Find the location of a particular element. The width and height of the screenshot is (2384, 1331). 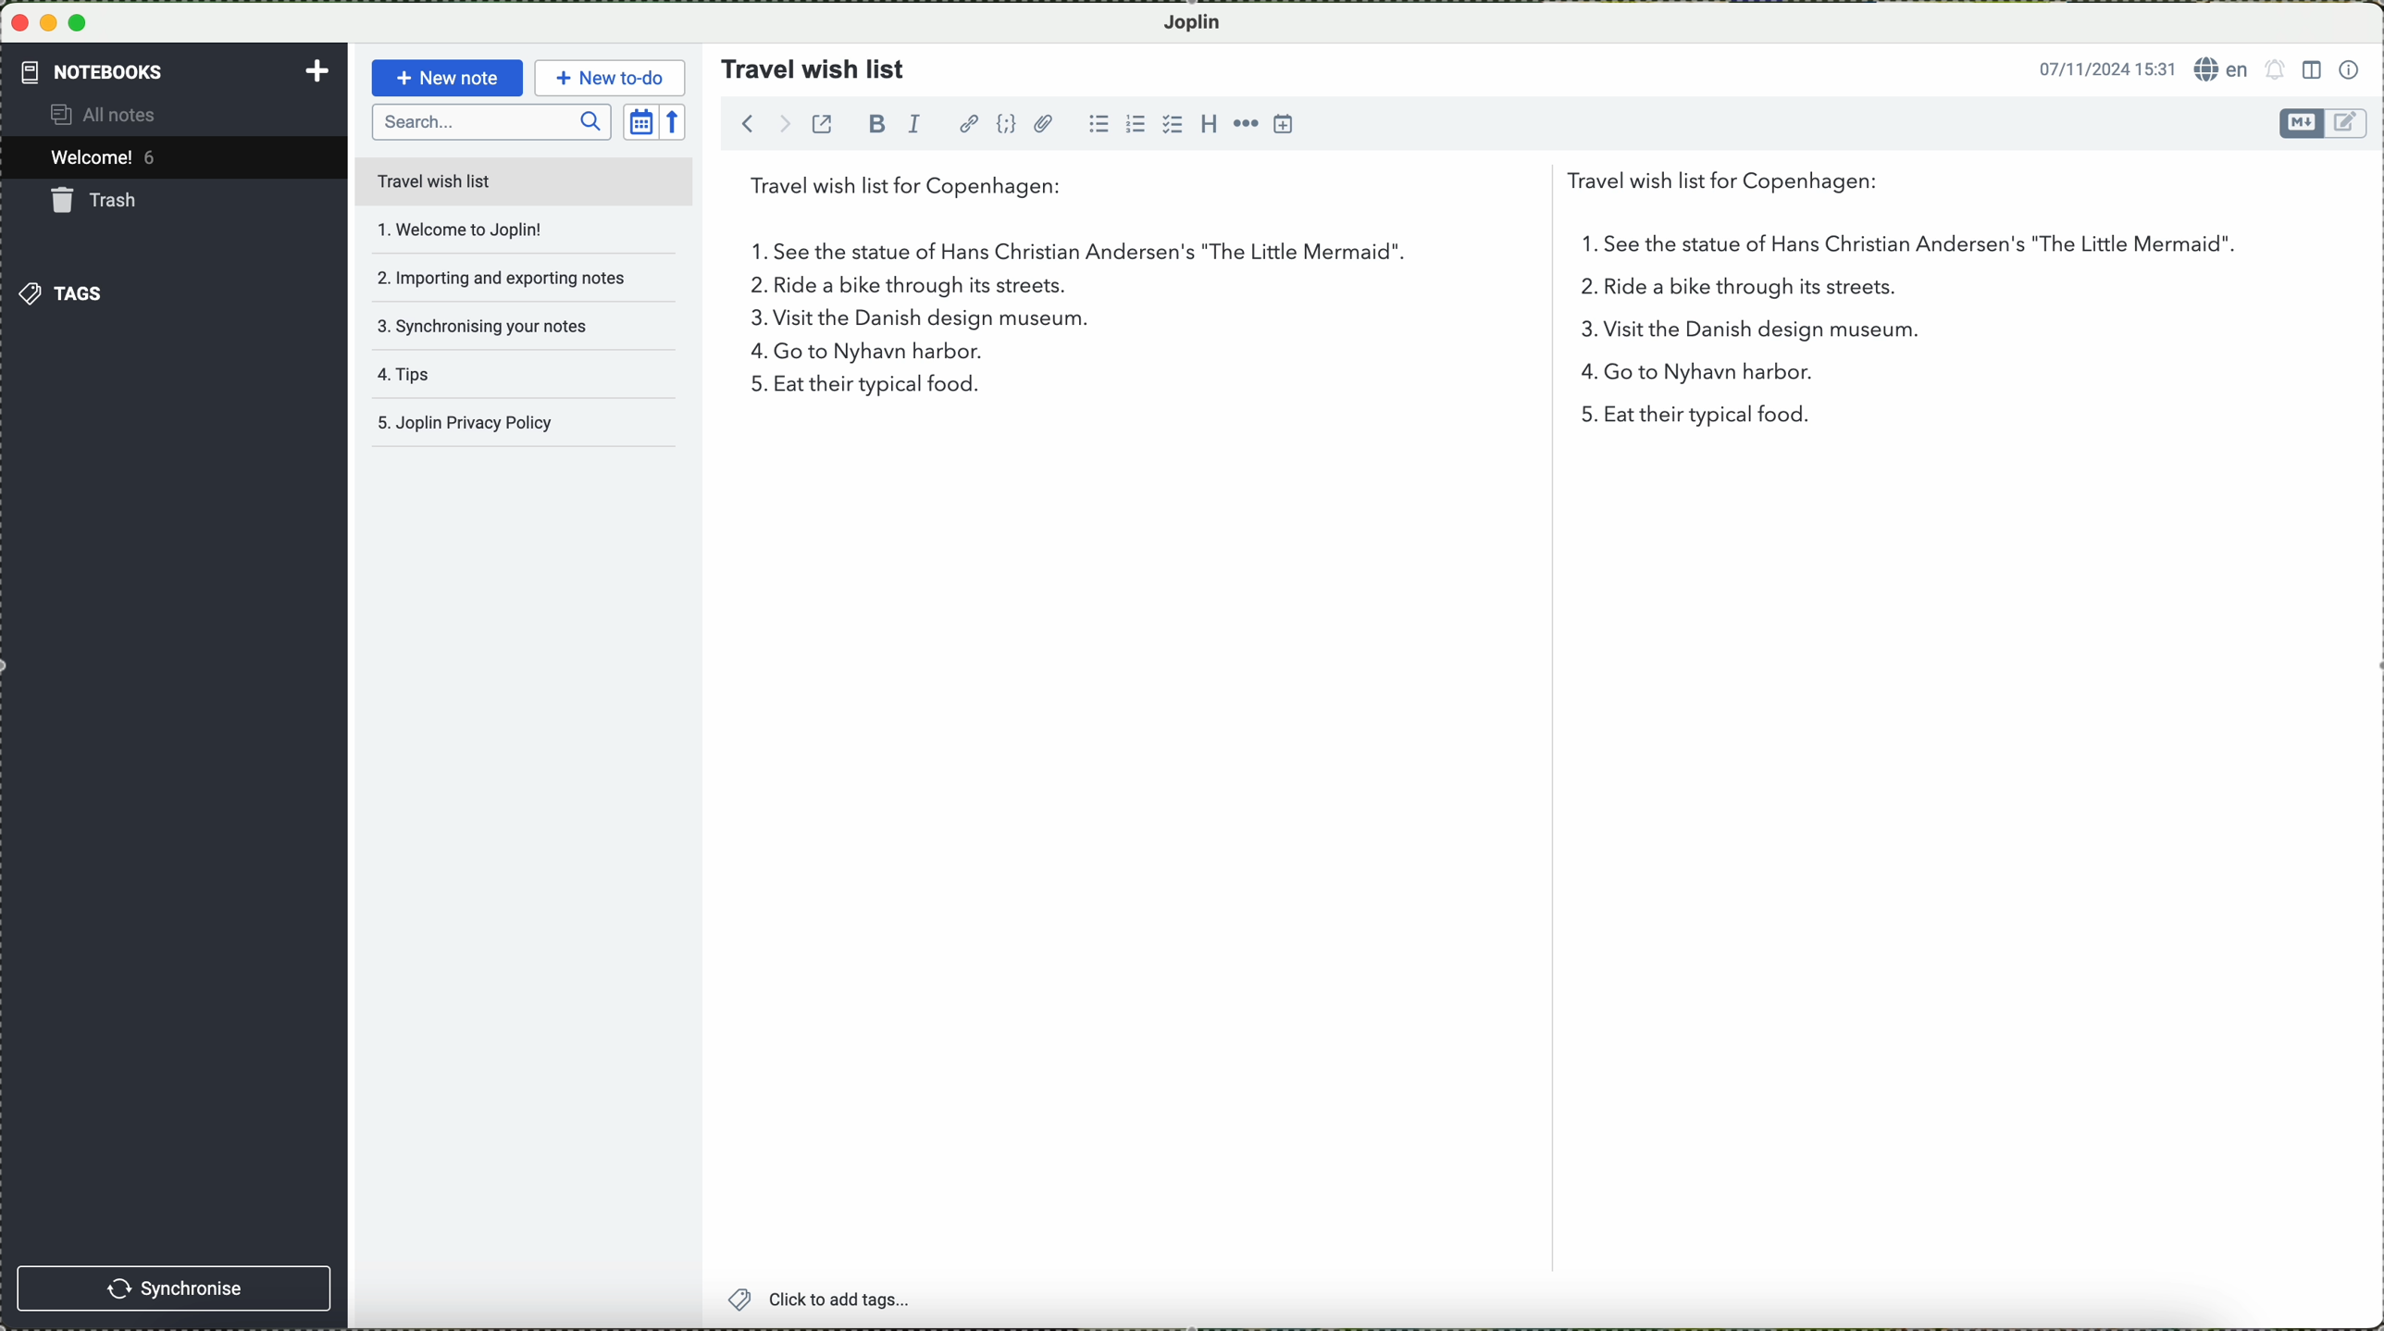

reverse sort order is located at coordinates (677, 120).